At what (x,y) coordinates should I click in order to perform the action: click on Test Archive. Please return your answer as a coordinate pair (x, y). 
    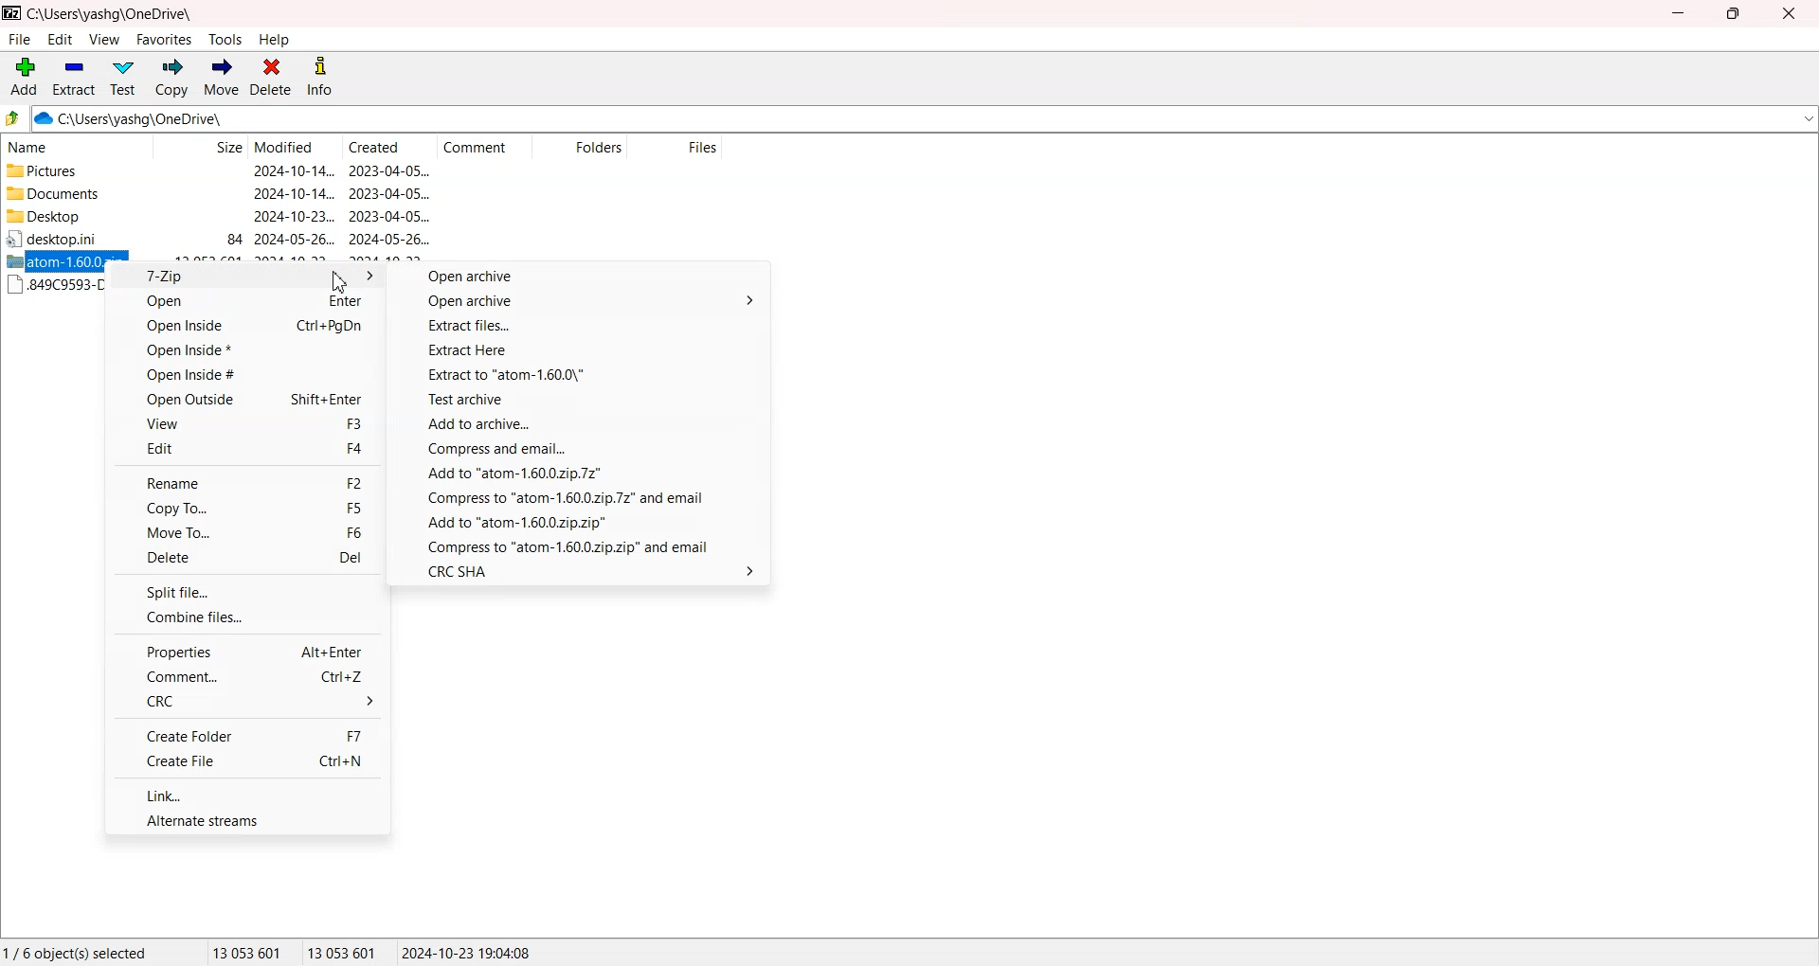
    Looking at the image, I should click on (583, 402).